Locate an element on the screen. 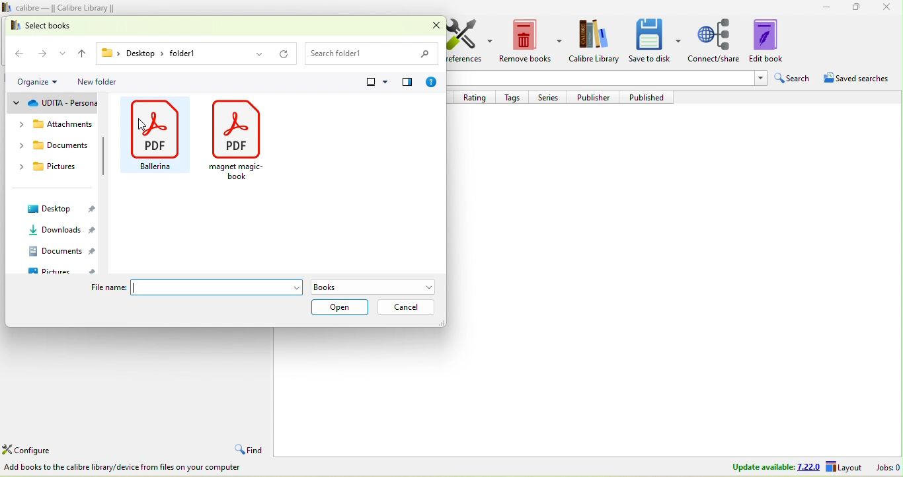  tags is located at coordinates (516, 97).